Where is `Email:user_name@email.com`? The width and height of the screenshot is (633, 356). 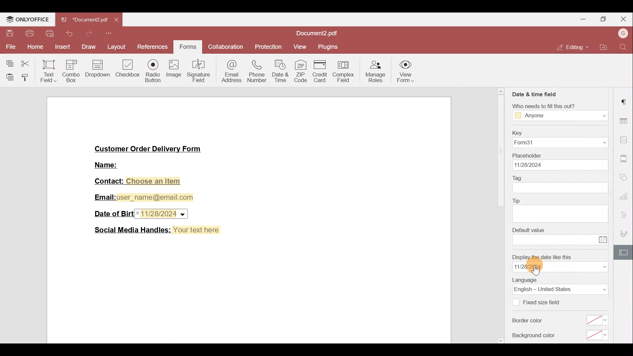
Email:user_name@email.com is located at coordinates (142, 197).